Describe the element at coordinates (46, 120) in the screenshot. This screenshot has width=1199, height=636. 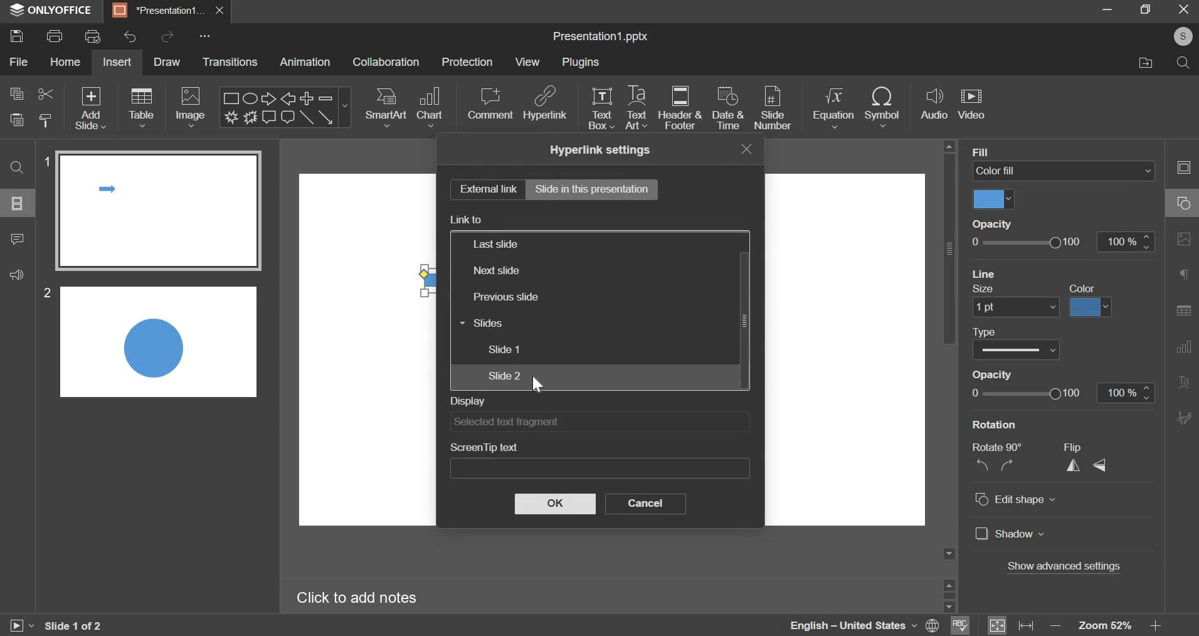
I see `copy style` at that location.